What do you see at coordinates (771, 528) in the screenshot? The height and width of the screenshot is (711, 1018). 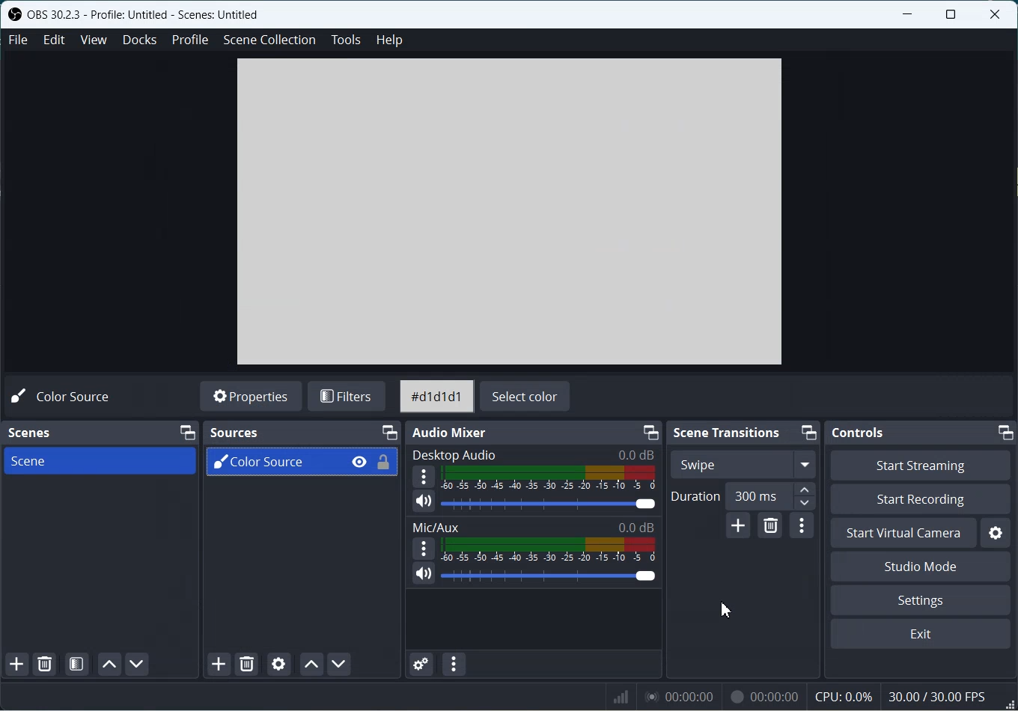 I see `Remove configurable transition` at bounding box center [771, 528].